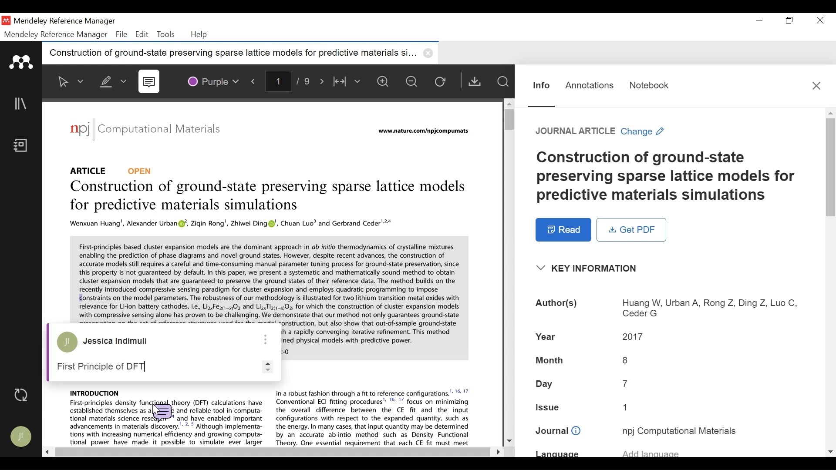 The height and width of the screenshot is (470, 836). What do you see at coordinates (632, 230) in the screenshot?
I see `Get PDF` at bounding box center [632, 230].